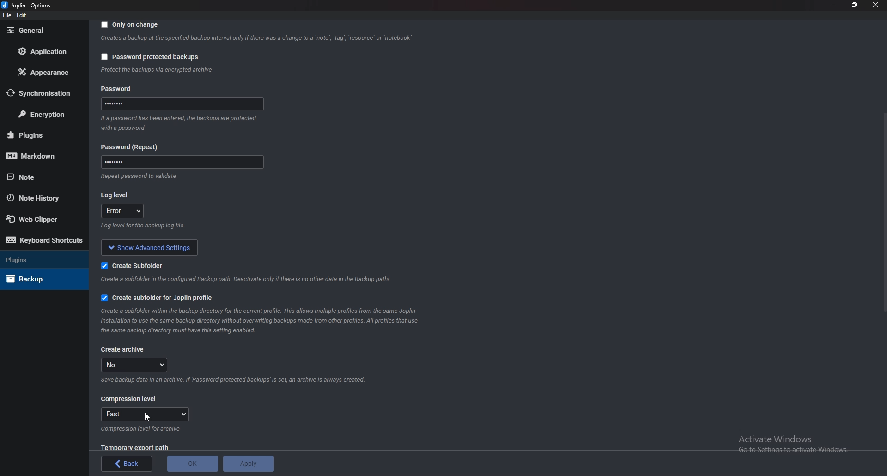 Image resolution: width=887 pixels, height=476 pixels. I want to click on Web Clipper, so click(37, 217).